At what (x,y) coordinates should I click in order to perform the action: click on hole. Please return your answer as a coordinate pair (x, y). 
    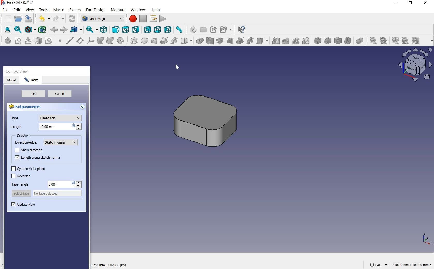
    Looking at the image, I should click on (210, 41).